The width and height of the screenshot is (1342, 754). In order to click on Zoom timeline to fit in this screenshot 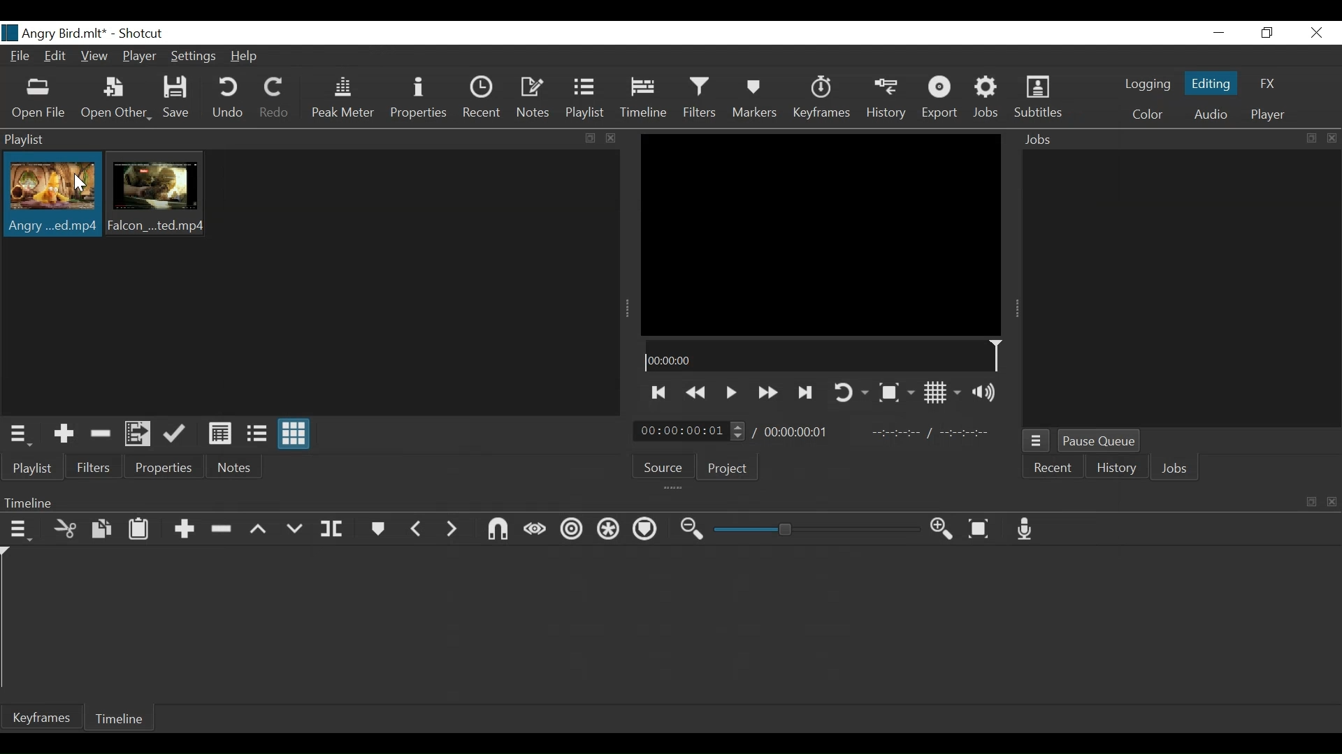, I will do `click(980, 528)`.